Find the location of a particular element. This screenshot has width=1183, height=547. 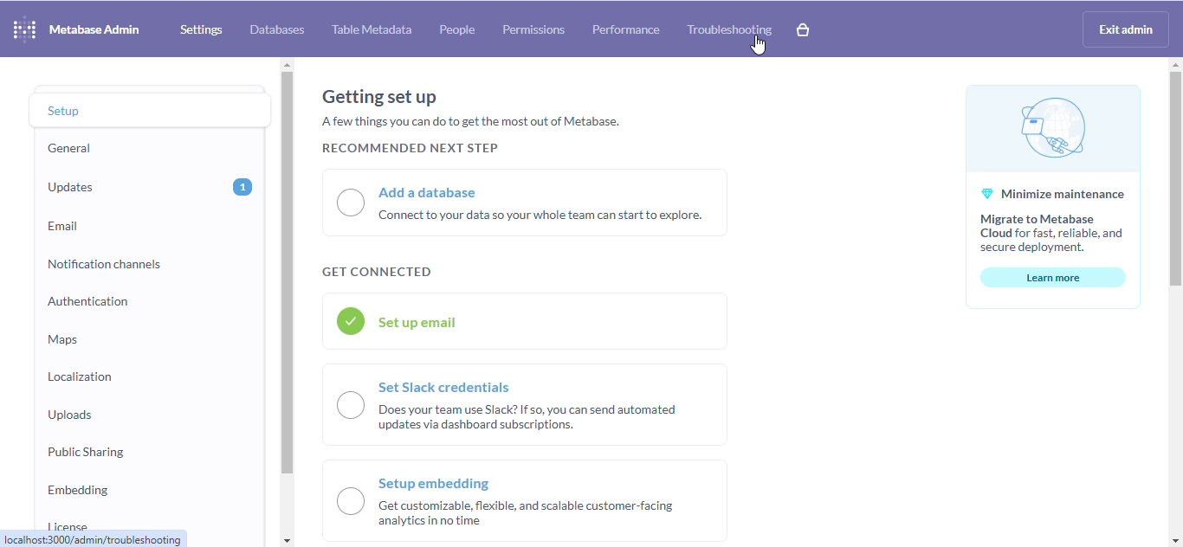

localization is located at coordinates (81, 376).